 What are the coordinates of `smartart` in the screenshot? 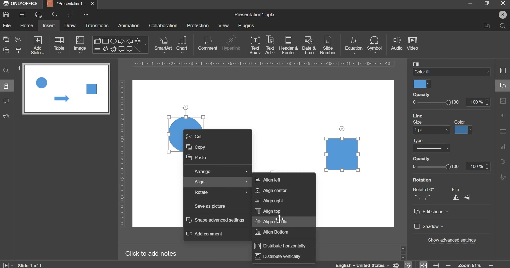 It's located at (163, 44).